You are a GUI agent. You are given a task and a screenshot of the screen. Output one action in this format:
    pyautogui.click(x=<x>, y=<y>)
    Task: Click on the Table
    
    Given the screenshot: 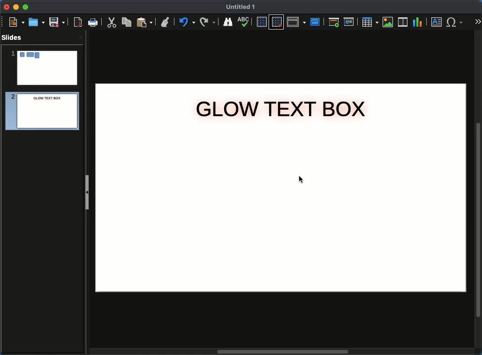 What is the action you would take?
    pyautogui.click(x=369, y=22)
    